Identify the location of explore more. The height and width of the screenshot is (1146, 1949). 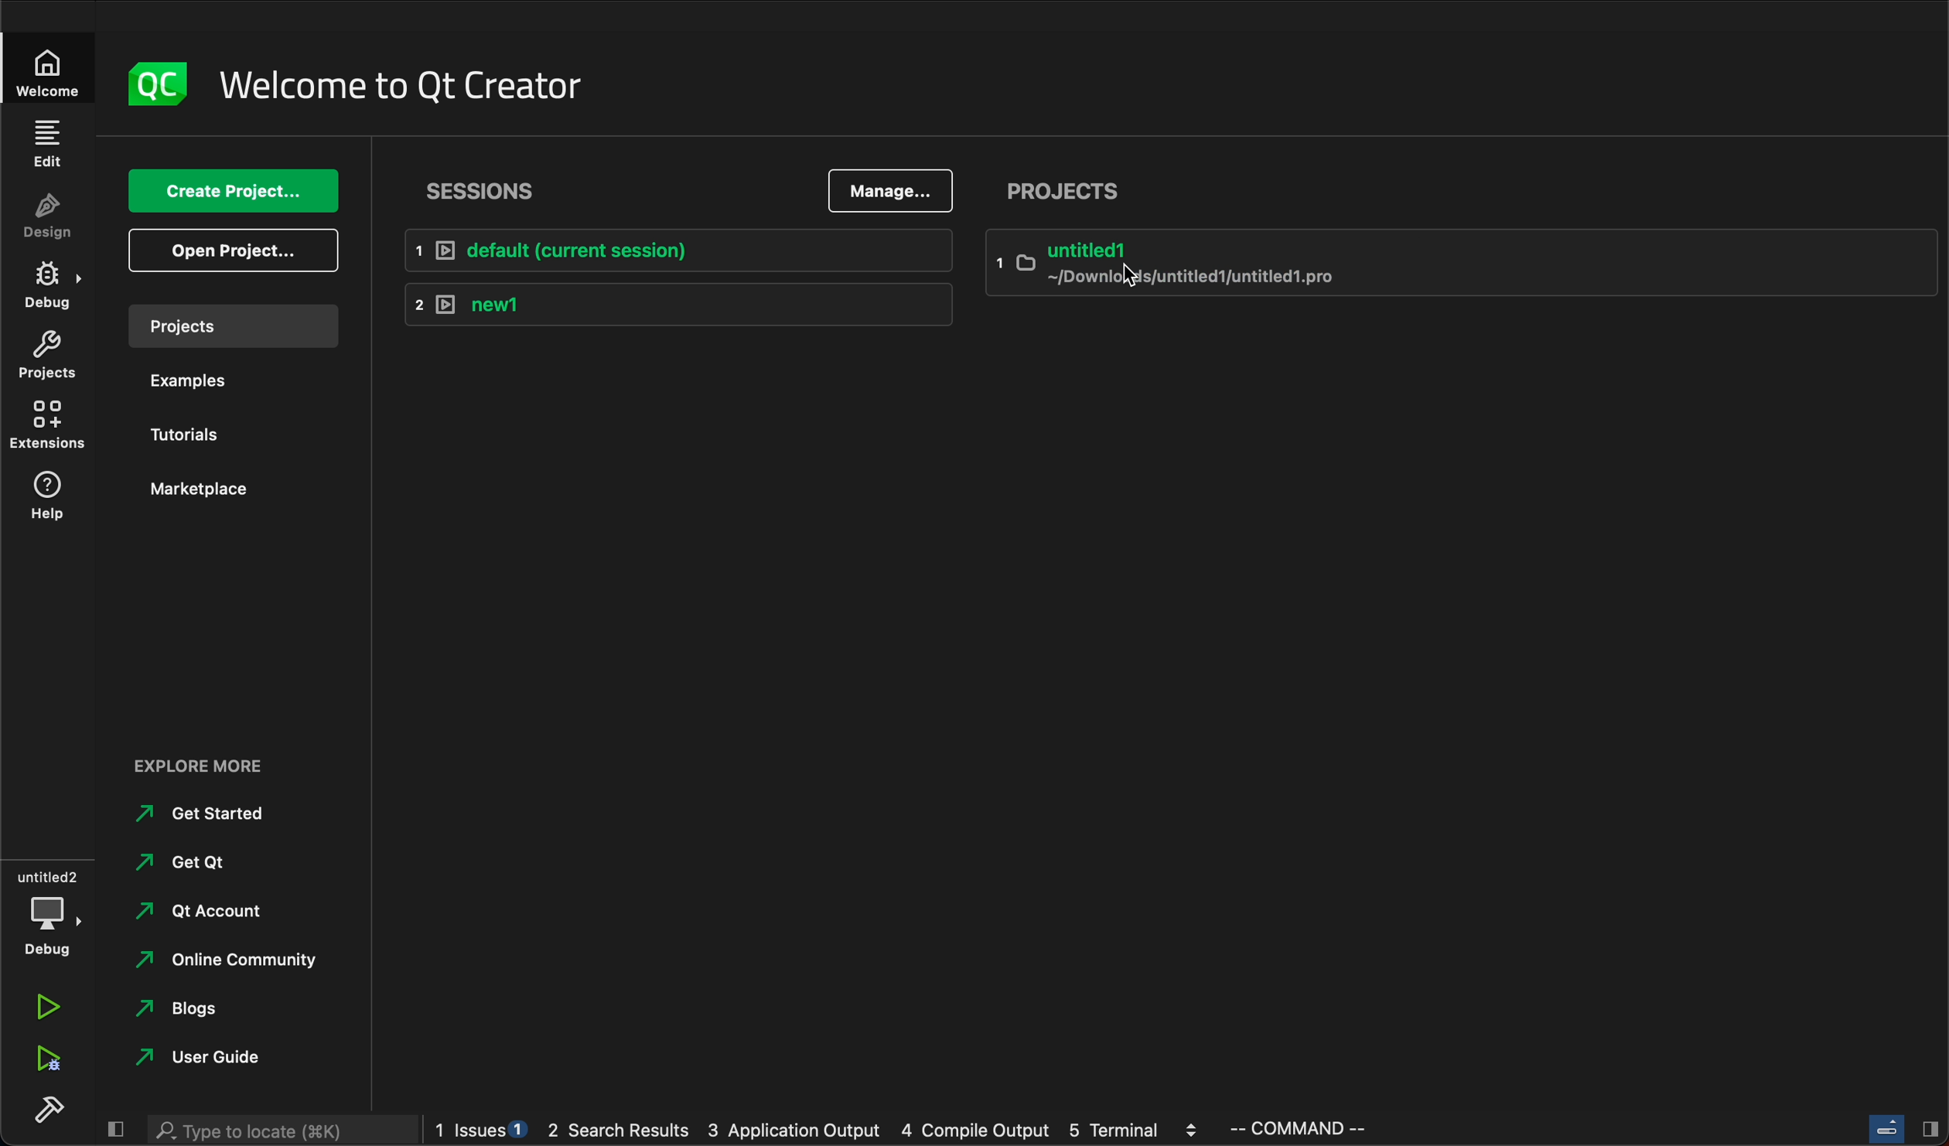
(203, 770).